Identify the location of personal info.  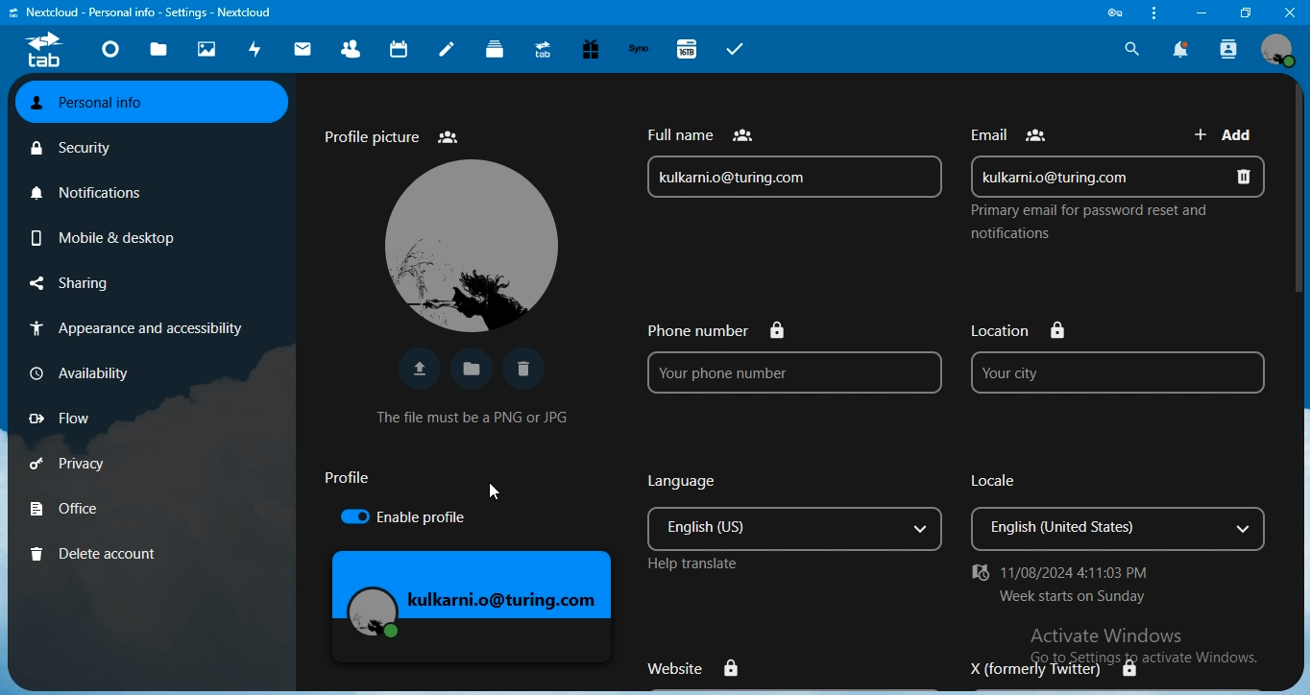
(153, 104).